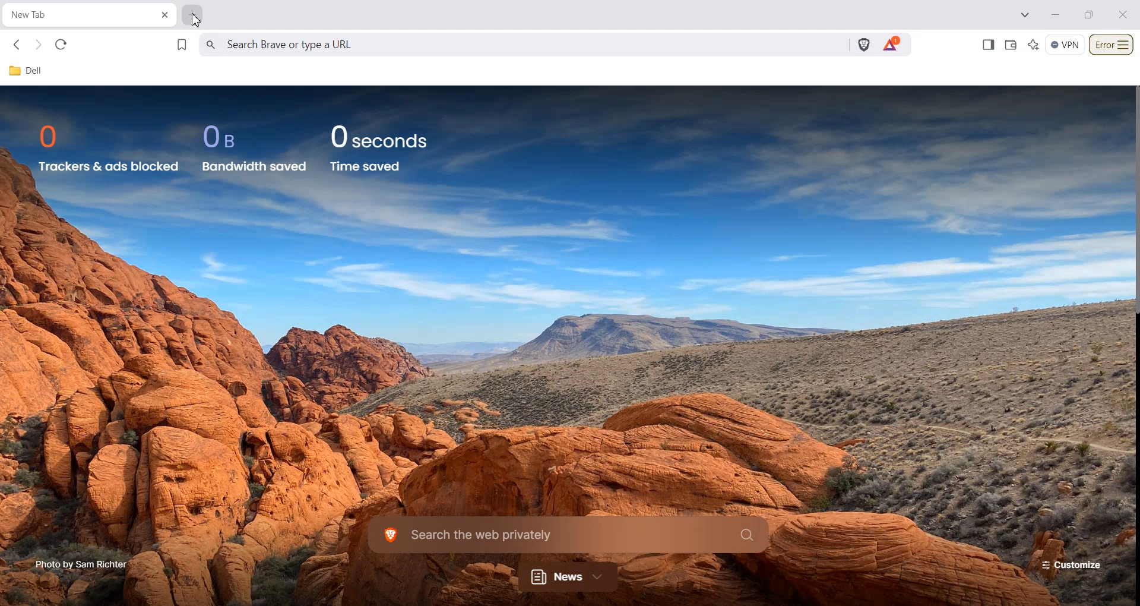  What do you see at coordinates (1034, 45) in the screenshot?
I see `Leo AI` at bounding box center [1034, 45].